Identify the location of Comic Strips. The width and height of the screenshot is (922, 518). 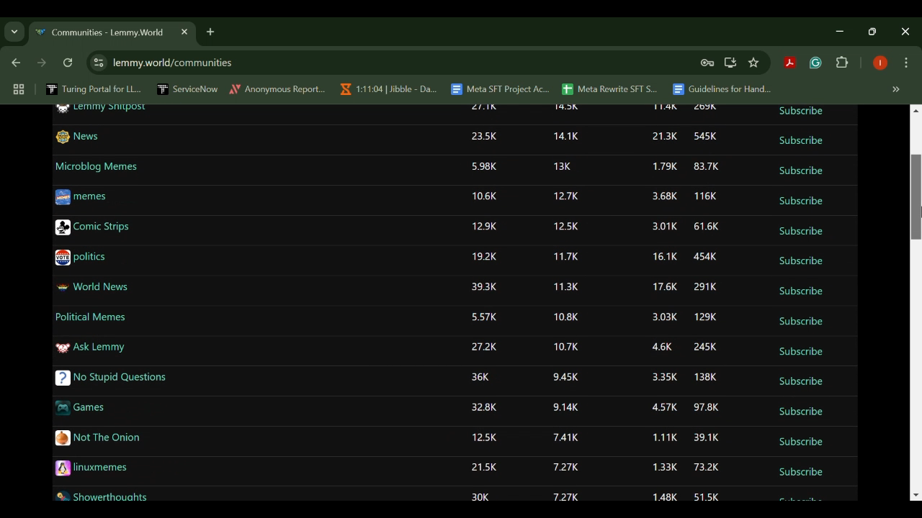
(91, 228).